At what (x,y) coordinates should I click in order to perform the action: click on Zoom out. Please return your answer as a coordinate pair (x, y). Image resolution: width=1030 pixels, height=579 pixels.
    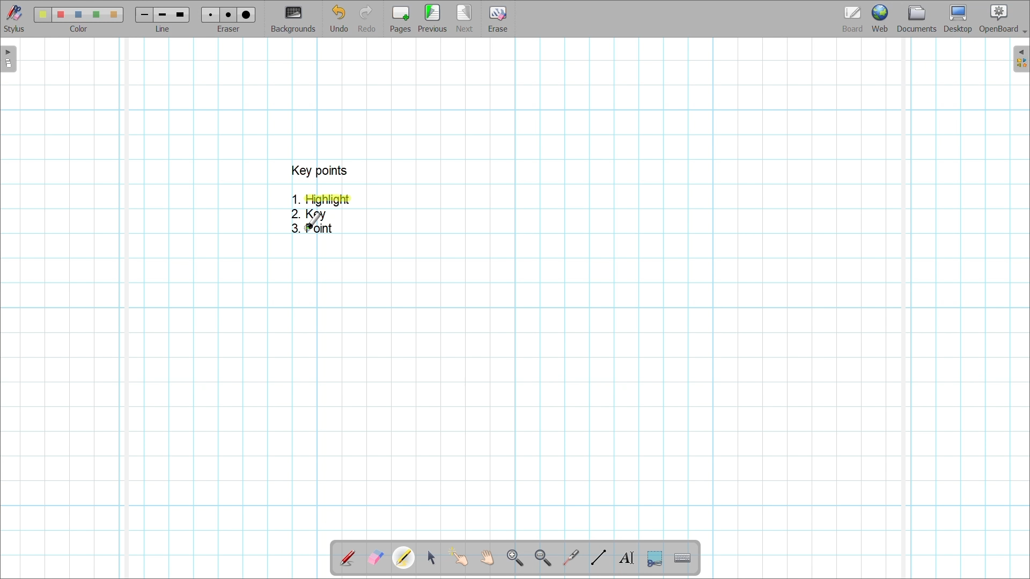
    Looking at the image, I should click on (543, 559).